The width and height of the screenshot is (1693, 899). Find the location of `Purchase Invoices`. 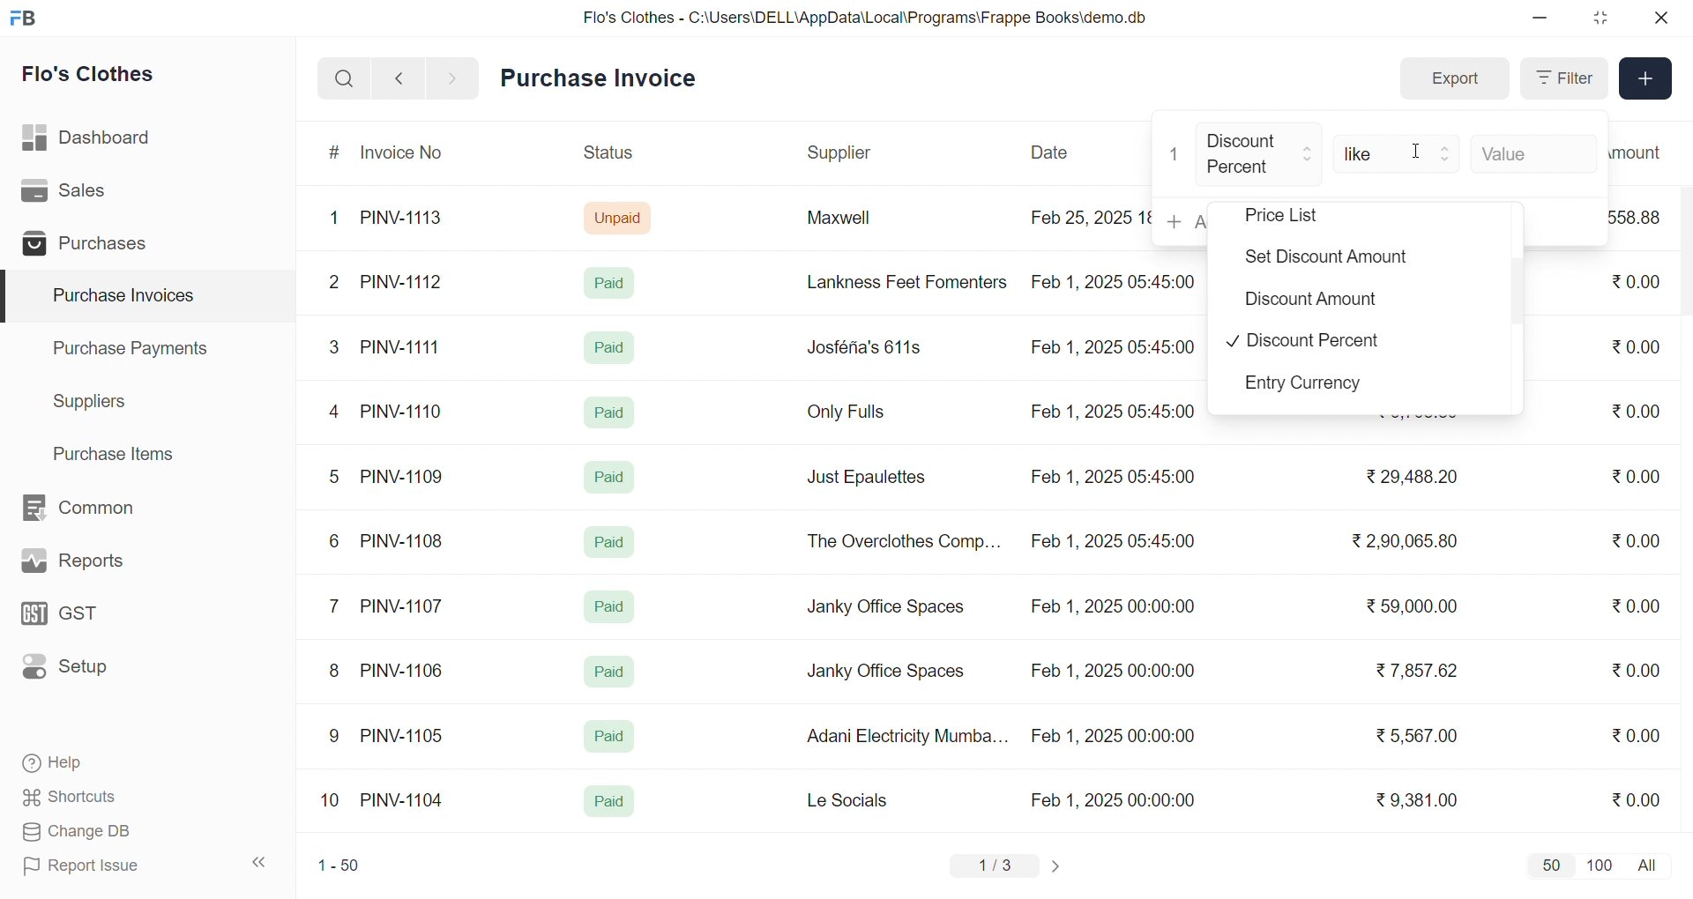

Purchase Invoices is located at coordinates (121, 296).